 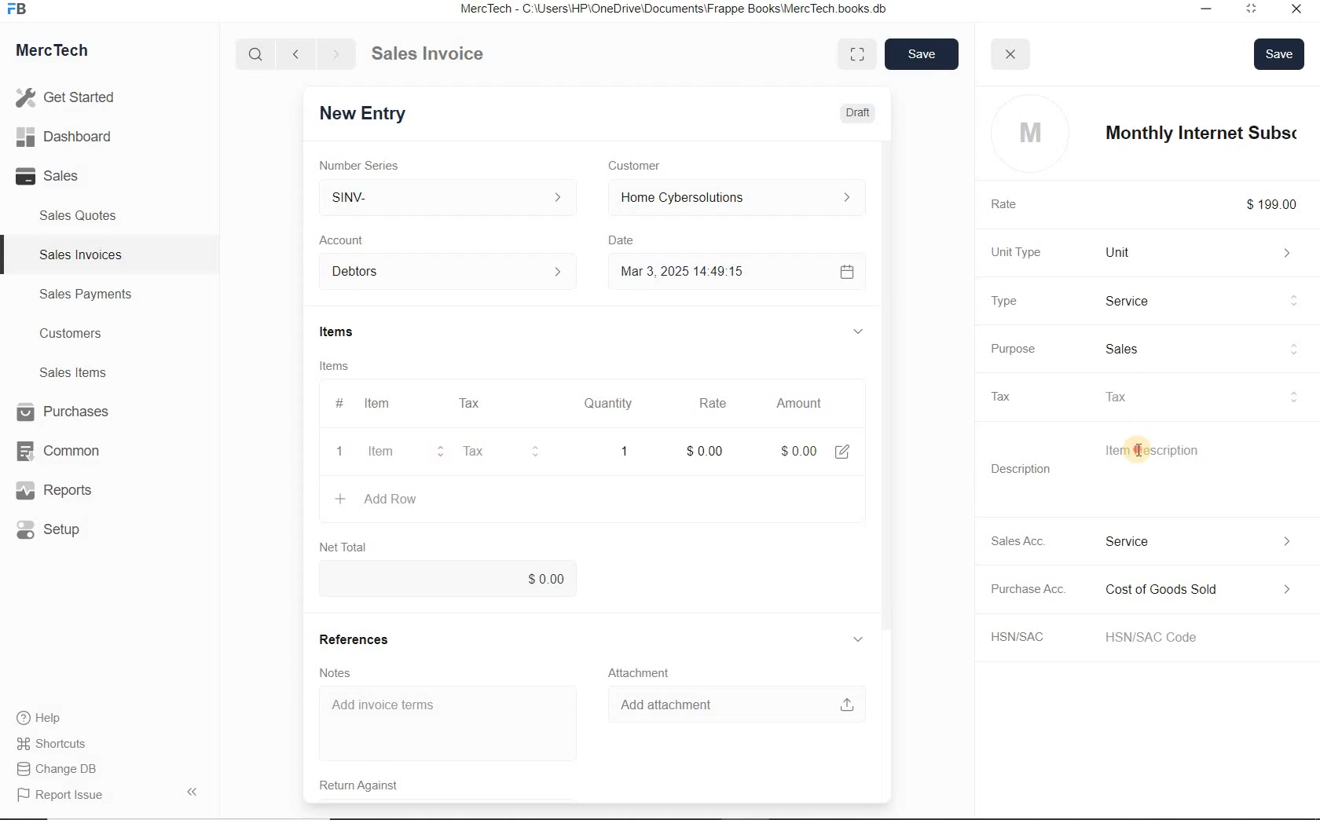 What do you see at coordinates (257, 54) in the screenshot?
I see `Search` at bounding box center [257, 54].